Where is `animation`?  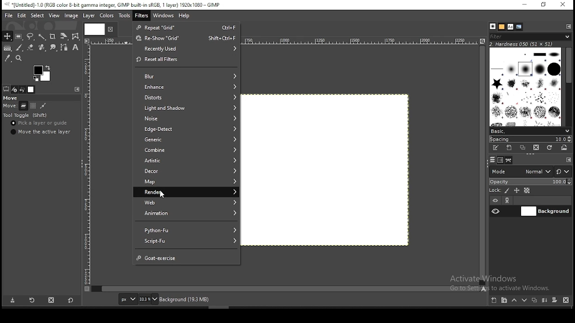 animation is located at coordinates (185, 214).